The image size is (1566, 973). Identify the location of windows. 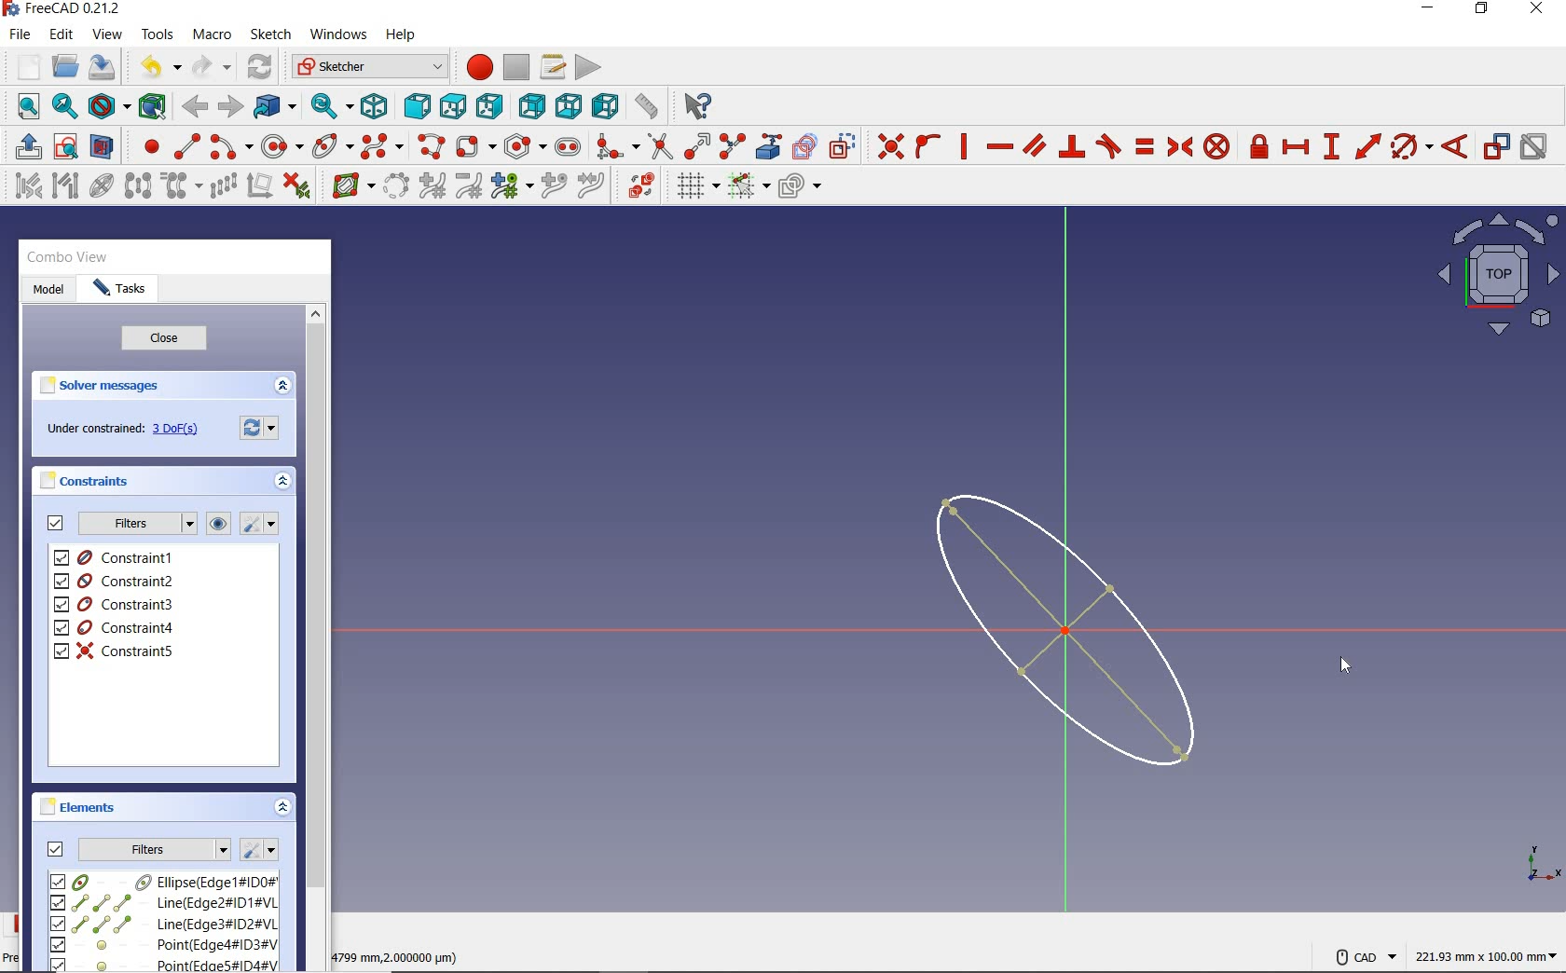
(337, 36).